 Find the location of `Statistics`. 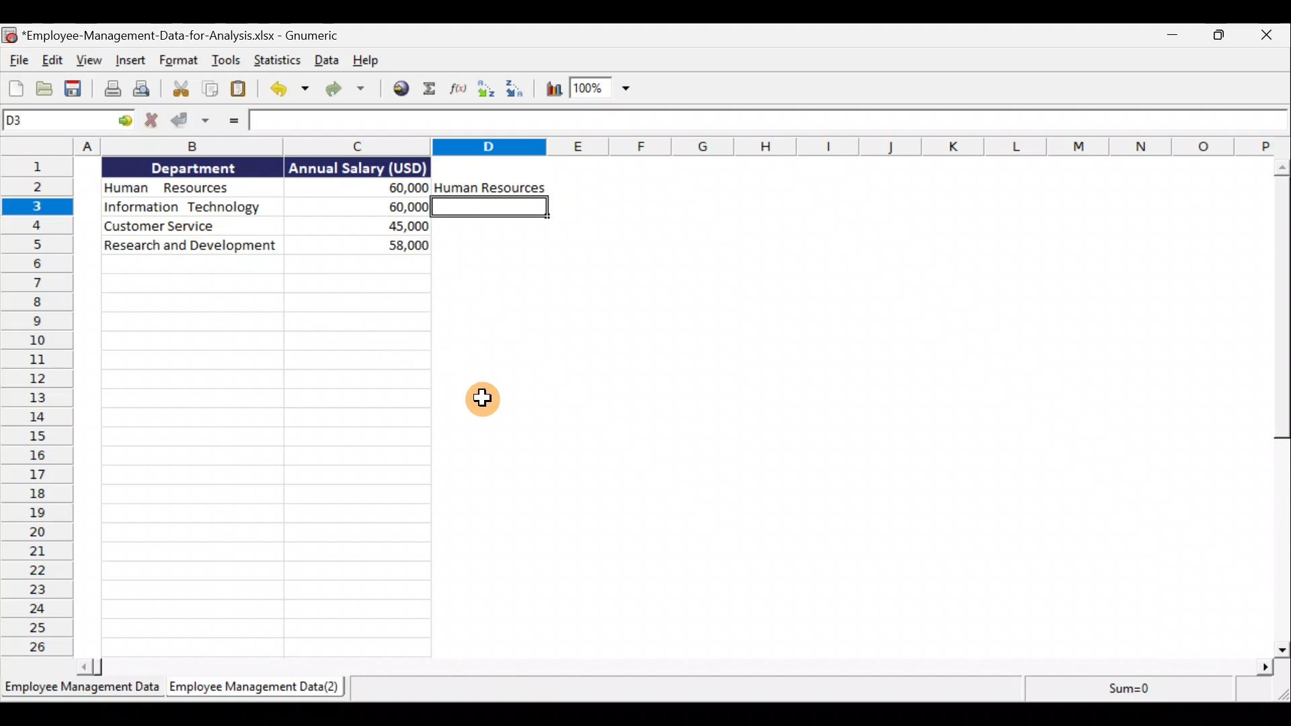

Statistics is located at coordinates (278, 61).